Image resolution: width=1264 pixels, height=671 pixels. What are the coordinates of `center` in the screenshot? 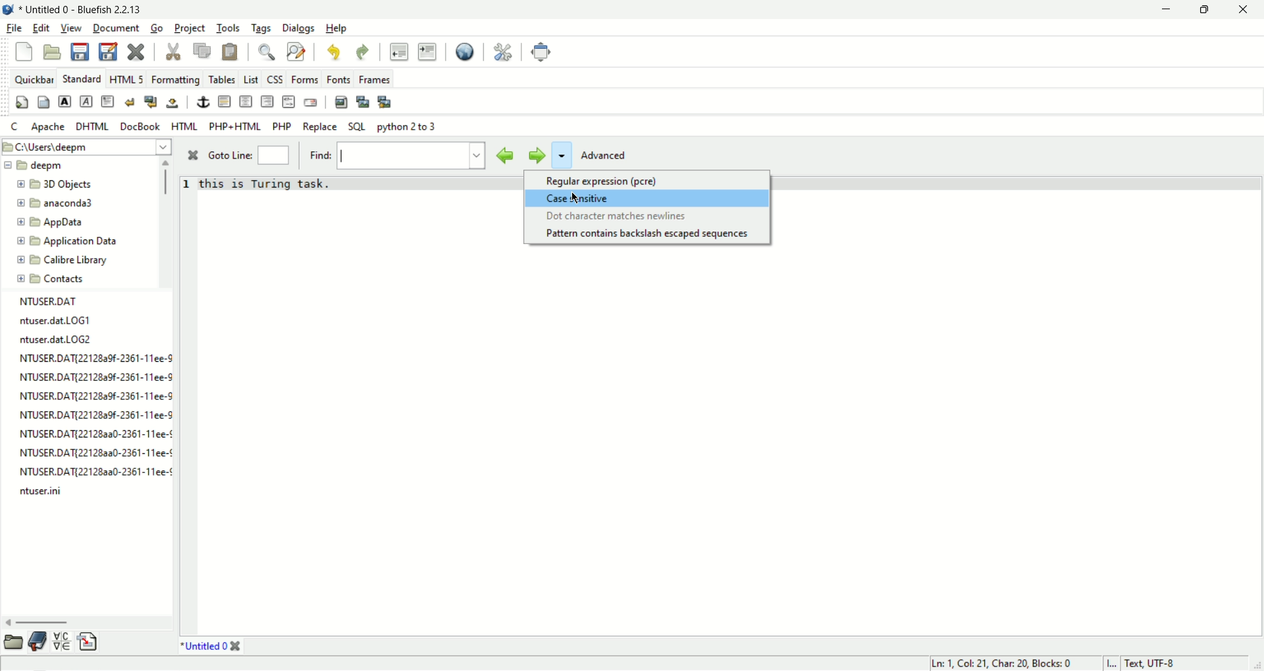 It's located at (247, 102).